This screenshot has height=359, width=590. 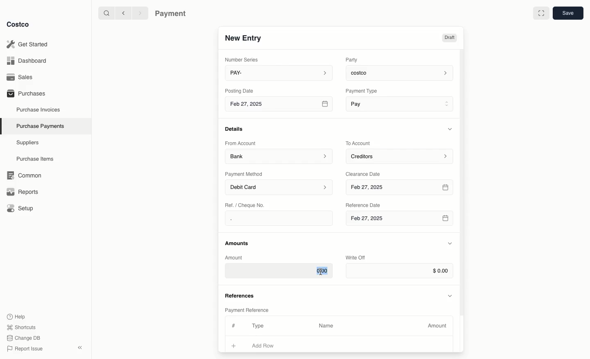 What do you see at coordinates (449, 38) in the screenshot?
I see `Draft` at bounding box center [449, 38].